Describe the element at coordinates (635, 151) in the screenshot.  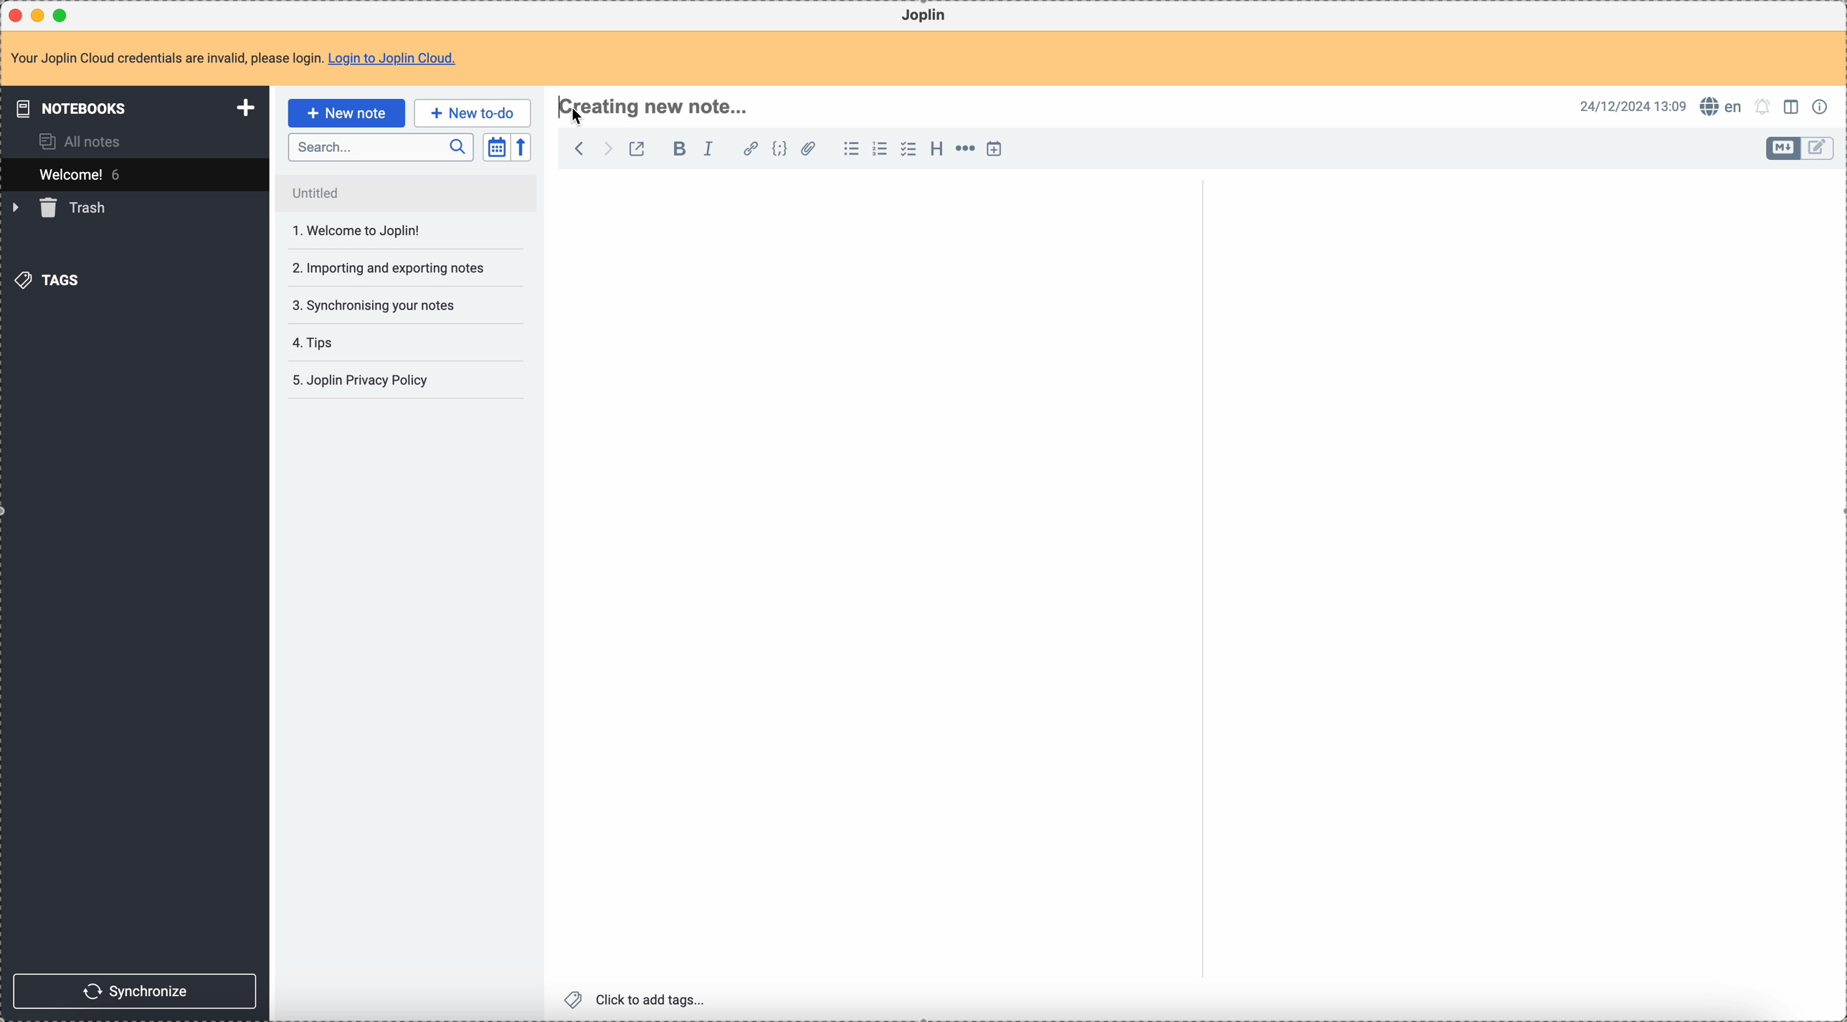
I see `toggle external editing` at that location.